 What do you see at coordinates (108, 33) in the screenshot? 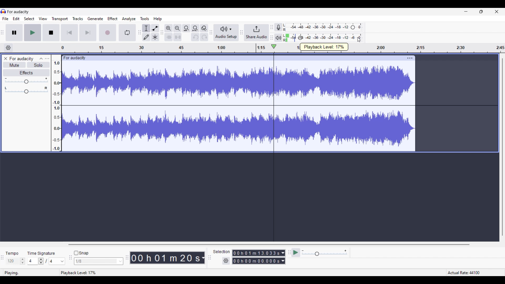
I see `Record/Record new track` at bounding box center [108, 33].